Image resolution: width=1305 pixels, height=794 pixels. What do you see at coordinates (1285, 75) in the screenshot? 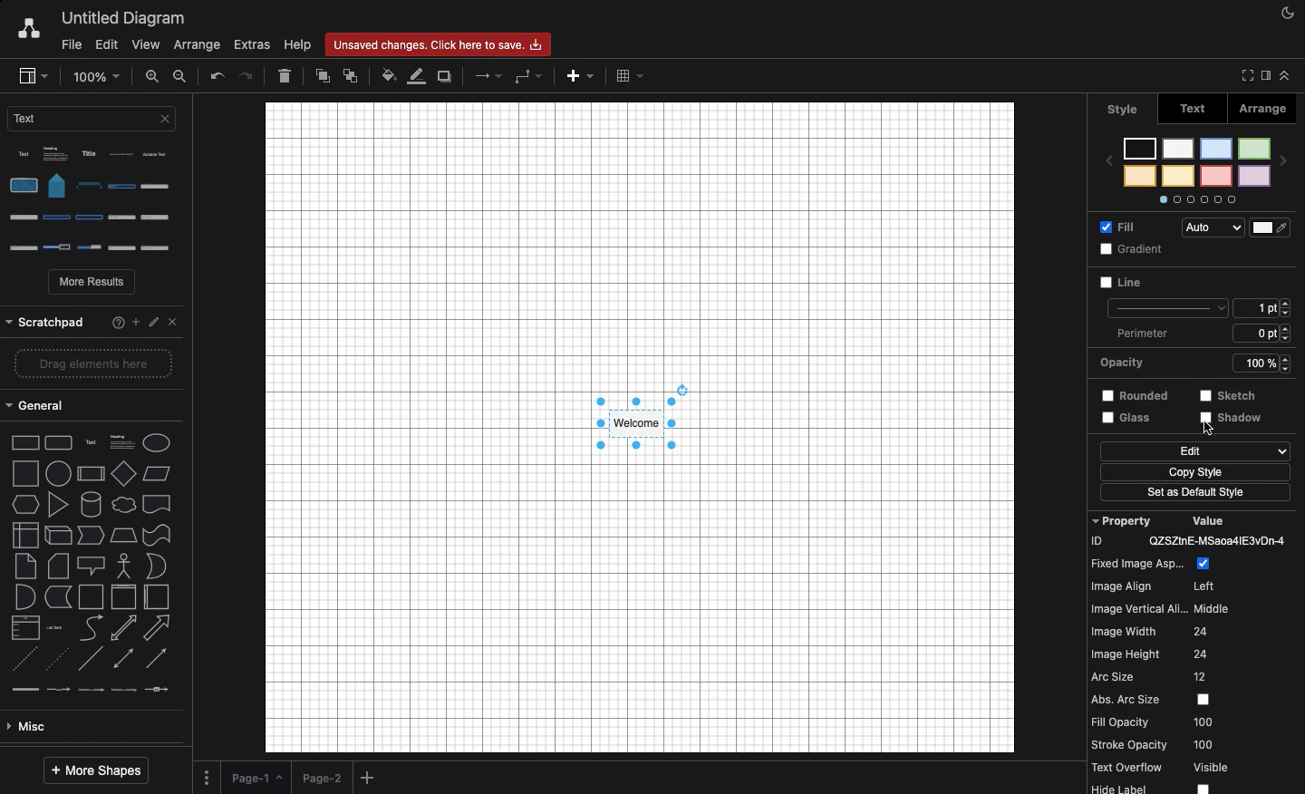
I see `Collapse` at bounding box center [1285, 75].